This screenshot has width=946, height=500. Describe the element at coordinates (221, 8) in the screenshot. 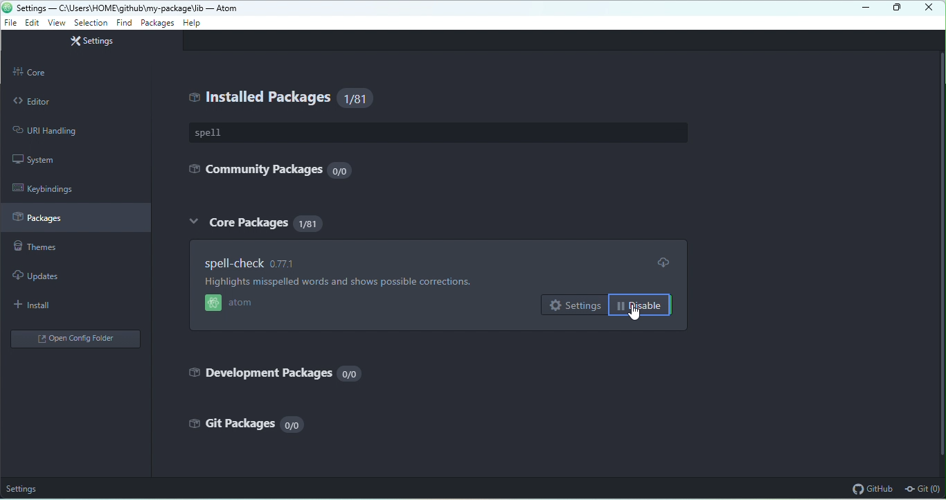

I see `- Atom` at that location.